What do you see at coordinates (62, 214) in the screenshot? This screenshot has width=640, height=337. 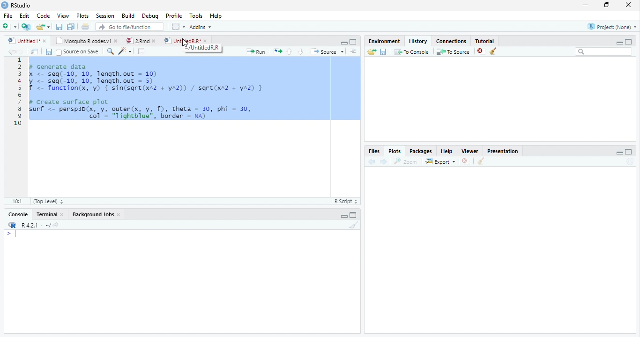 I see `Close` at bounding box center [62, 214].